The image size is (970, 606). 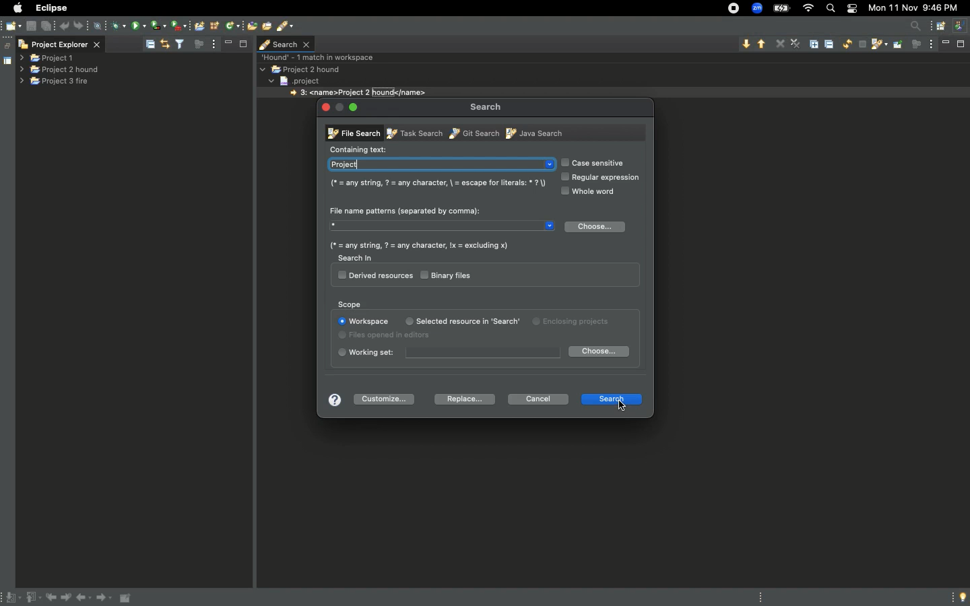 What do you see at coordinates (796, 44) in the screenshot?
I see `Remove all matches` at bounding box center [796, 44].